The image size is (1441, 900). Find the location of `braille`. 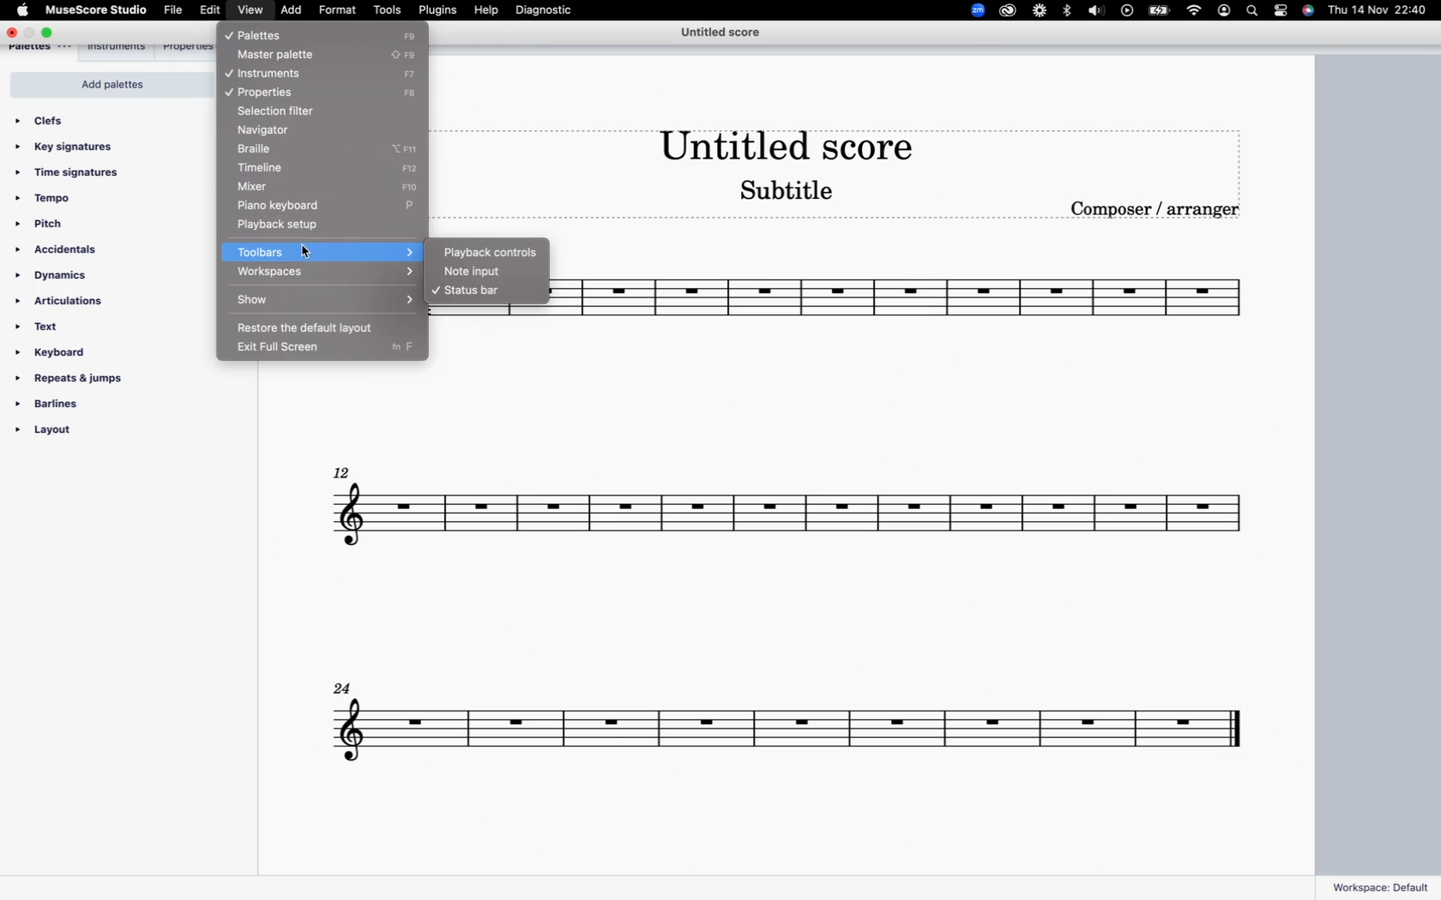

braille is located at coordinates (271, 147).